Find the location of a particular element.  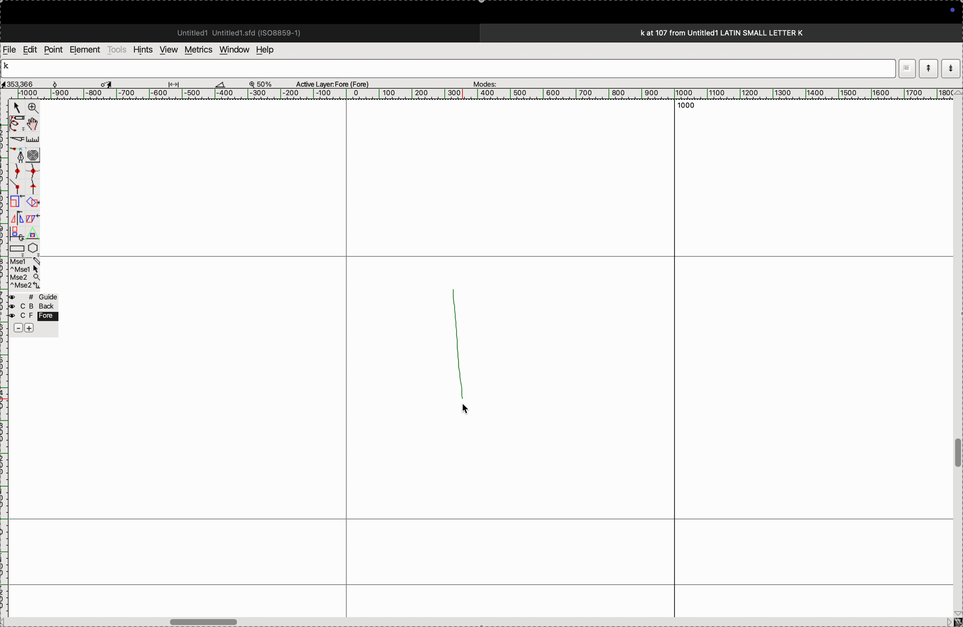

fountain pen is located at coordinates (19, 155).